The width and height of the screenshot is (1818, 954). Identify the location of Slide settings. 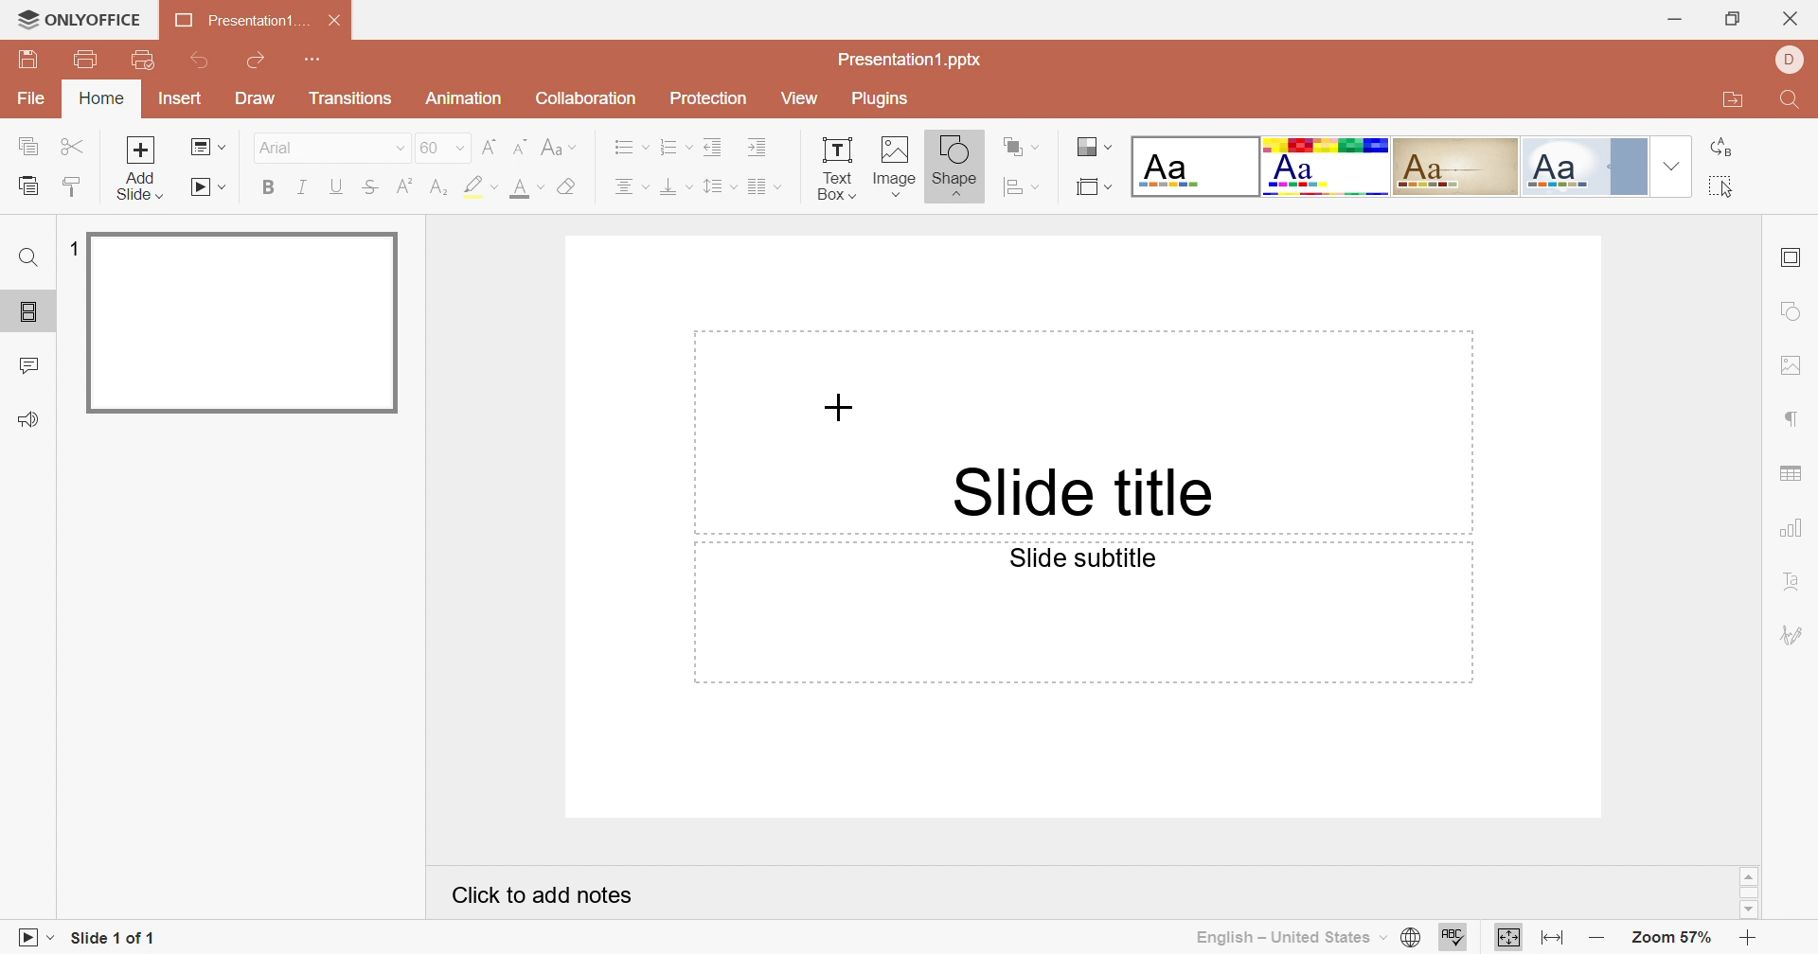
(1789, 259).